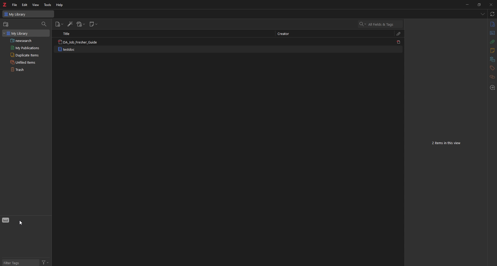 This screenshot has width=497, height=266. What do you see at coordinates (491, 4) in the screenshot?
I see `close` at bounding box center [491, 4].